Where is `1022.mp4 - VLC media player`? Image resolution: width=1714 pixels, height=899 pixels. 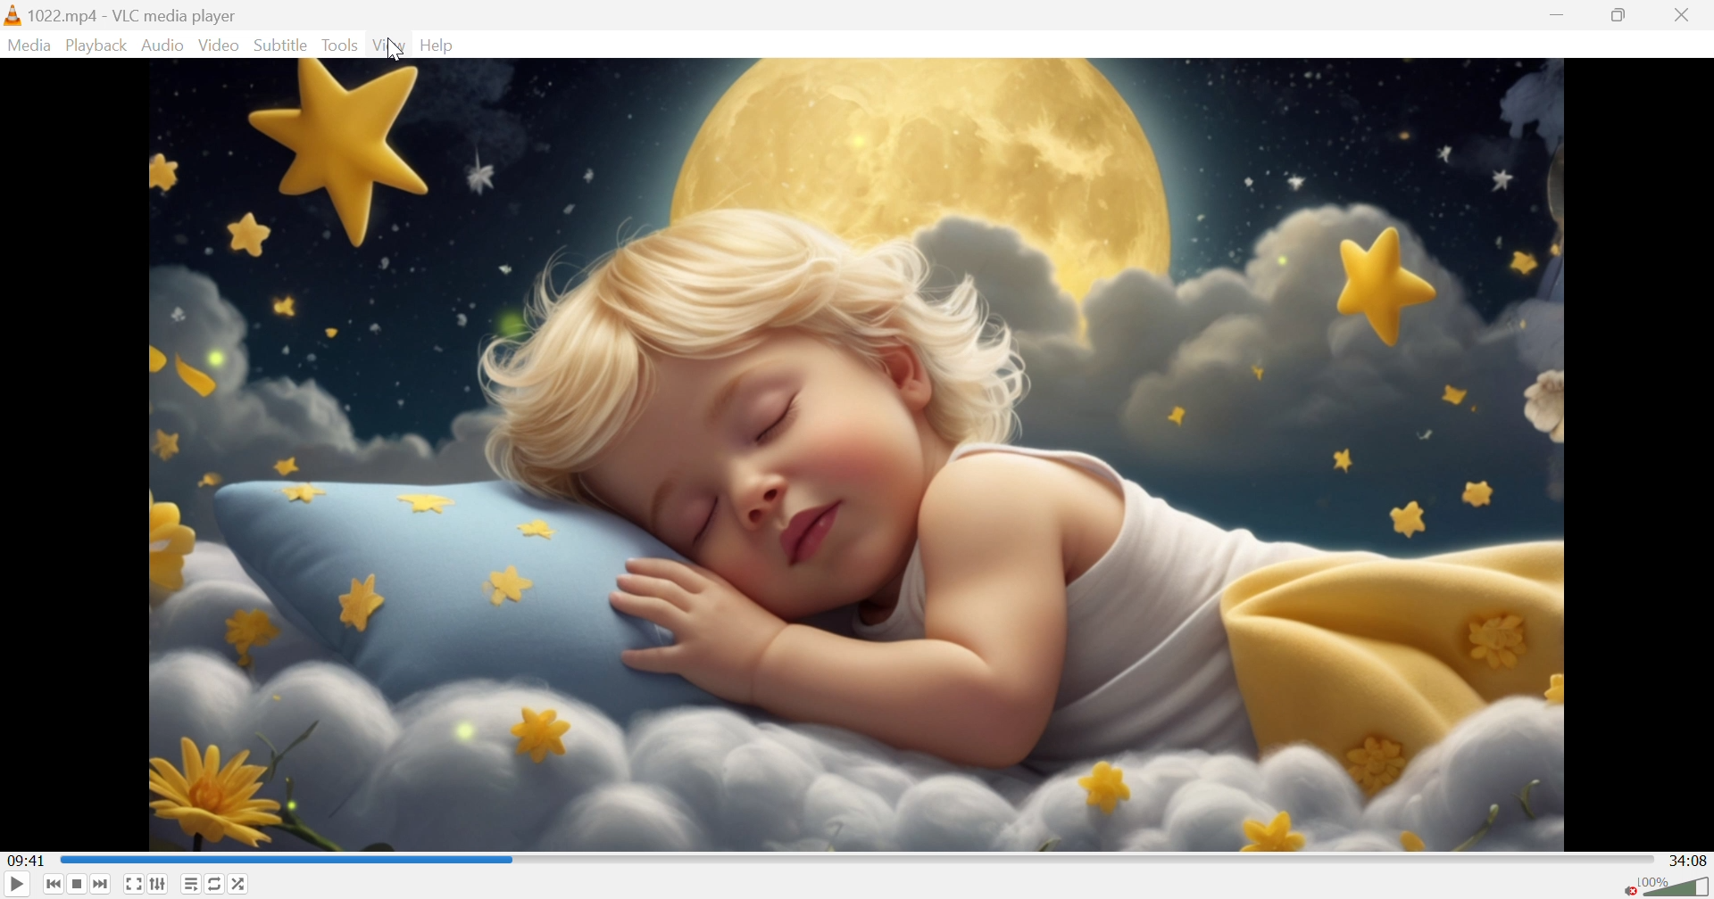 1022.mp4 - VLC media player is located at coordinates (121, 12).